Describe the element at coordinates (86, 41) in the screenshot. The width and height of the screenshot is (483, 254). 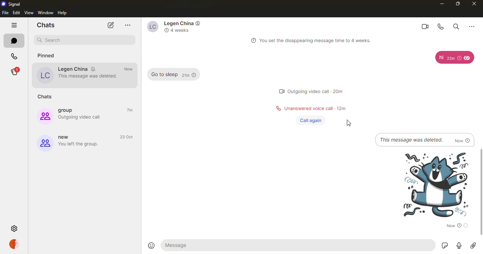
I see `search ` at that location.